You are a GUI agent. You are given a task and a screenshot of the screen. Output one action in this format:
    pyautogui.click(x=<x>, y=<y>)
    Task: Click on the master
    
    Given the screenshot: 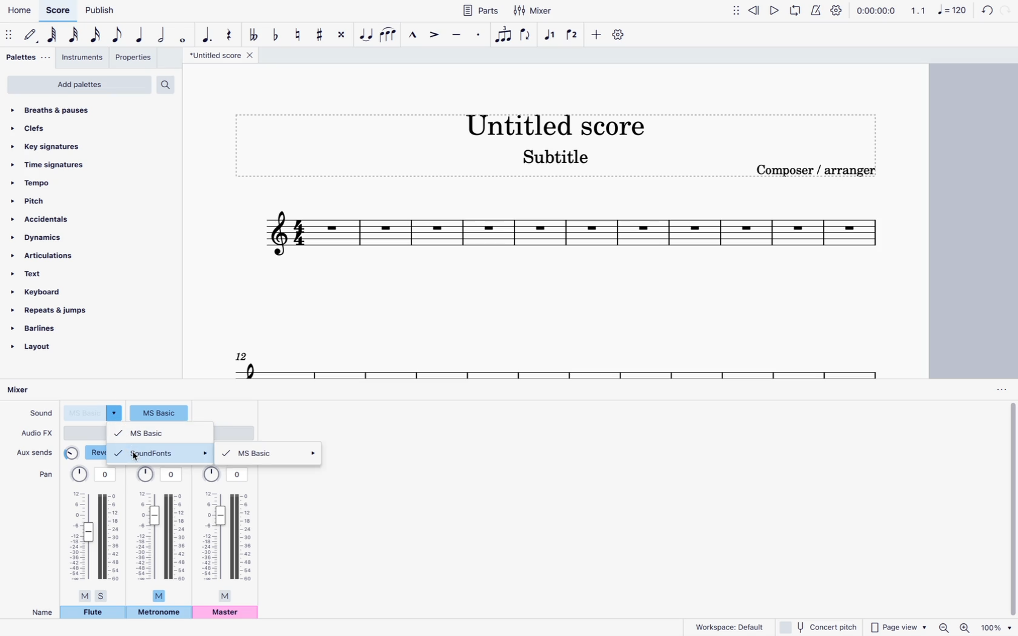 What is the action you would take?
    pyautogui.click(x=226, y=613)
    